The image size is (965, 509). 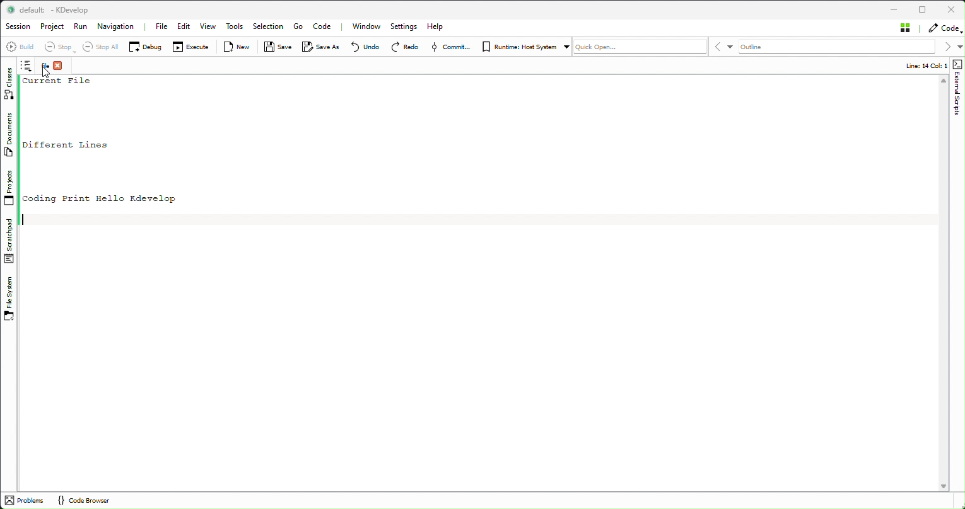 I want to click on problems, so click(x=26, y=500).